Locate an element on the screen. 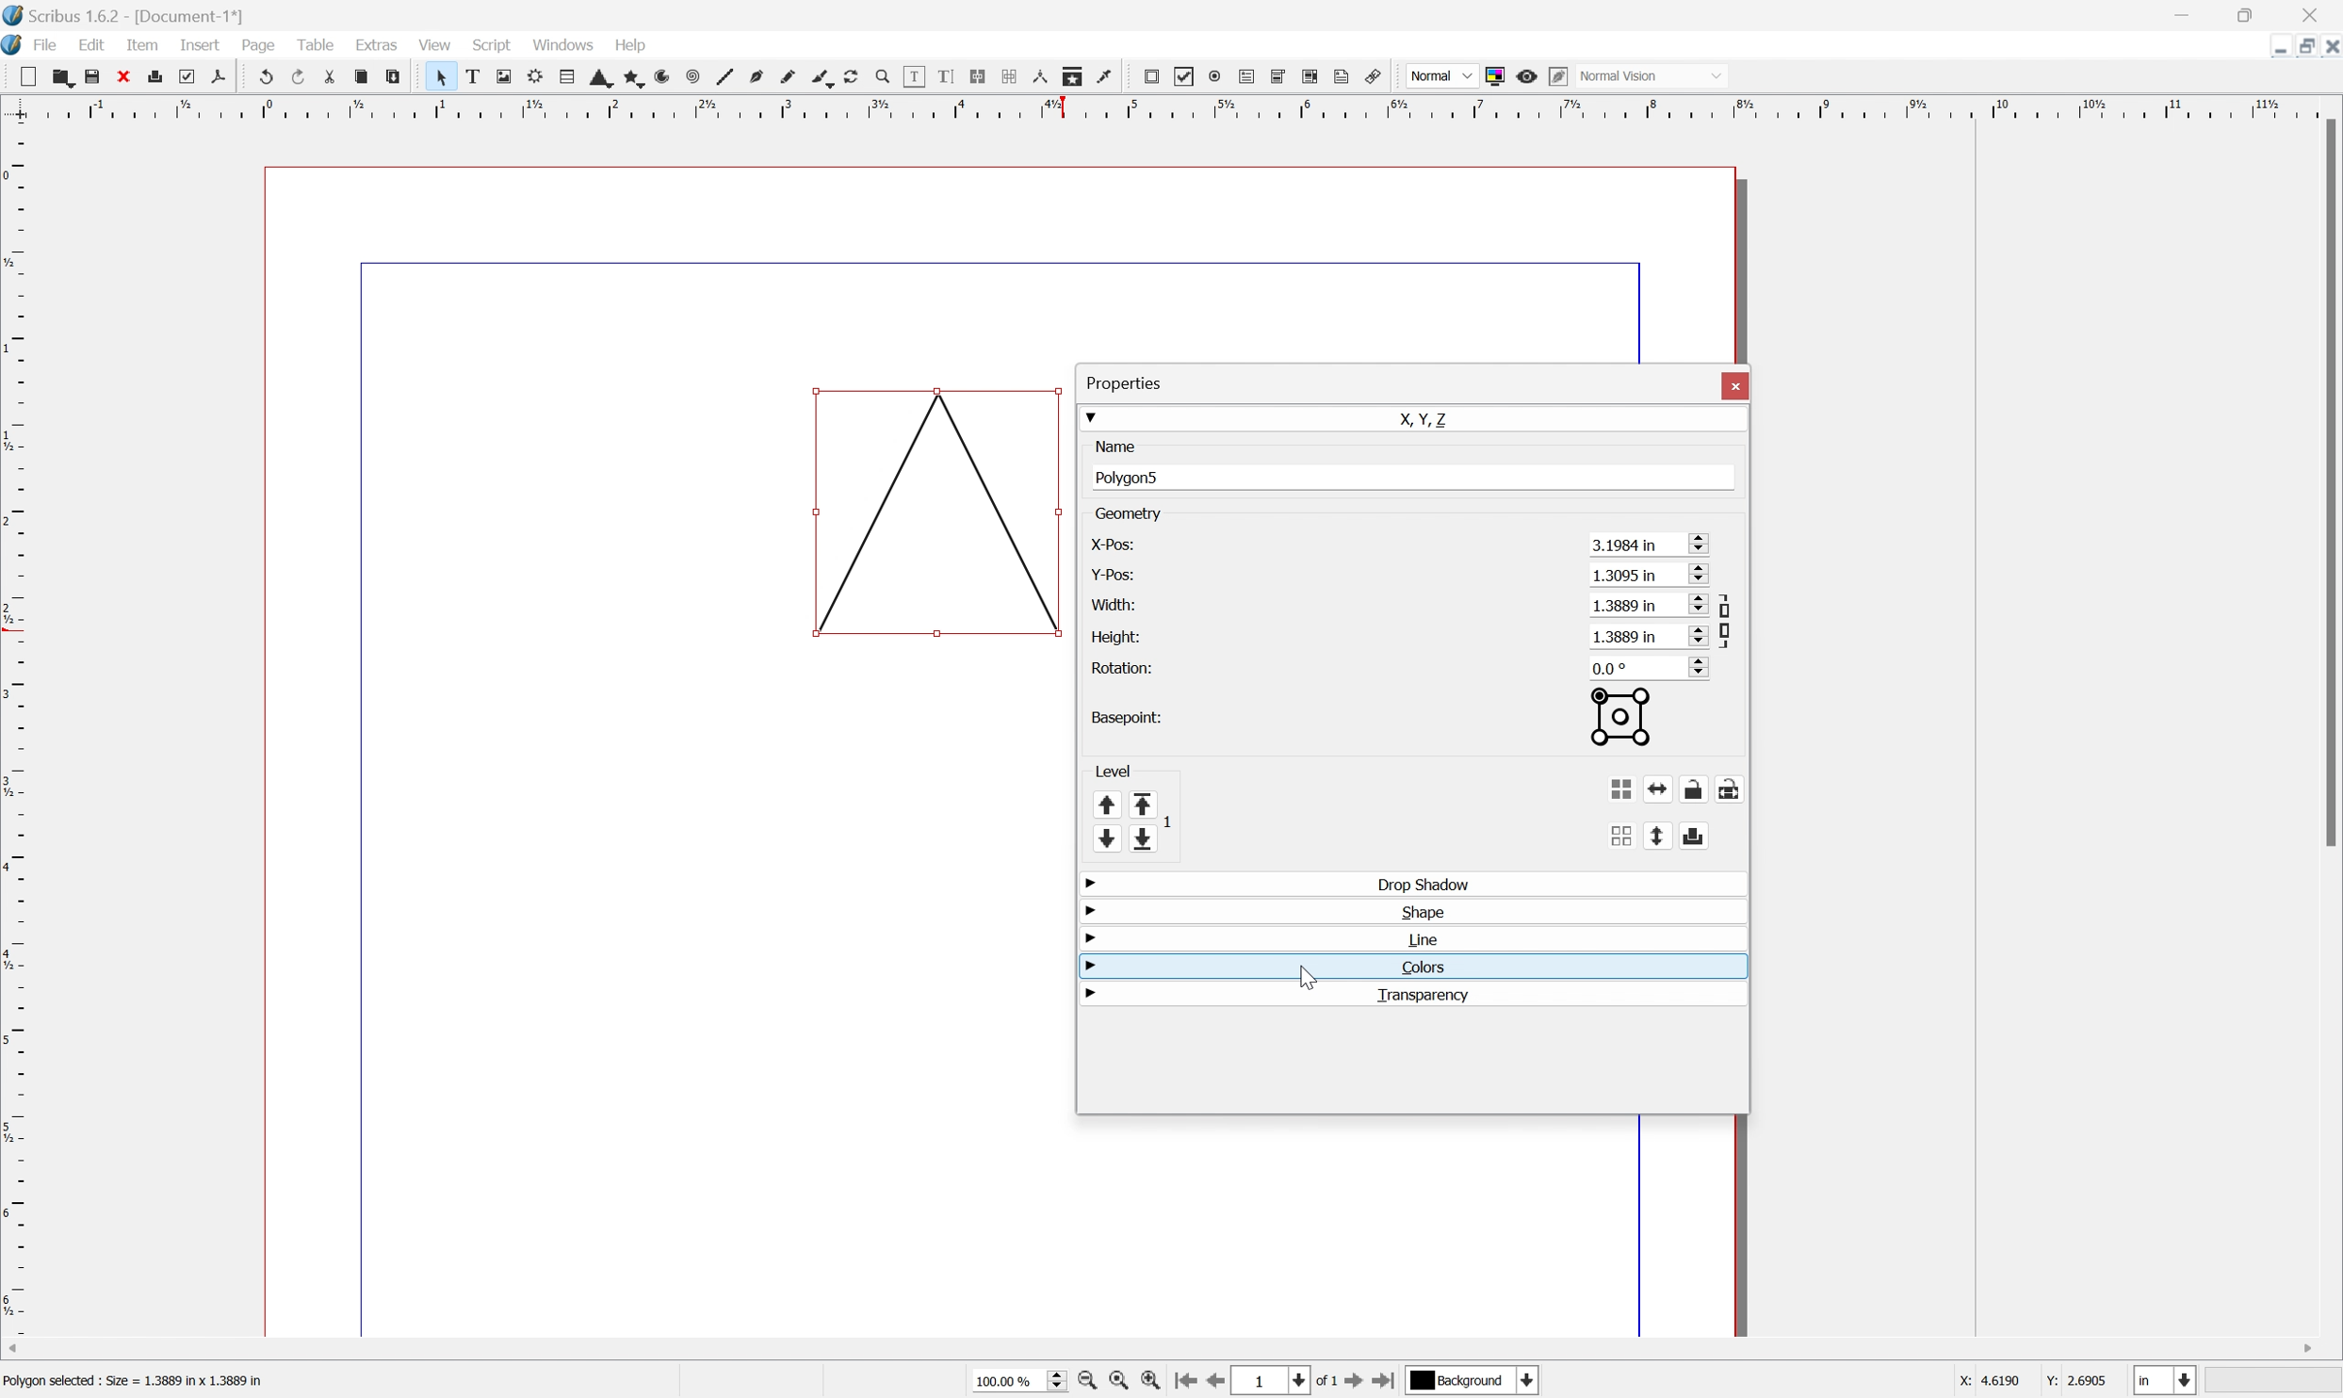 This screenshot has height=1398, width=2343. Shape is located at coordinates (594, 80).